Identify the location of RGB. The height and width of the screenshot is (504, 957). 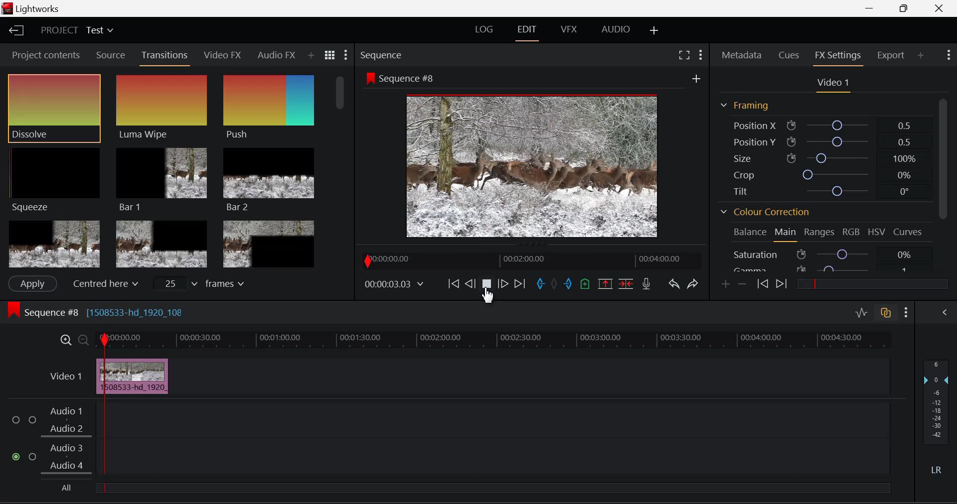
(849, 234).